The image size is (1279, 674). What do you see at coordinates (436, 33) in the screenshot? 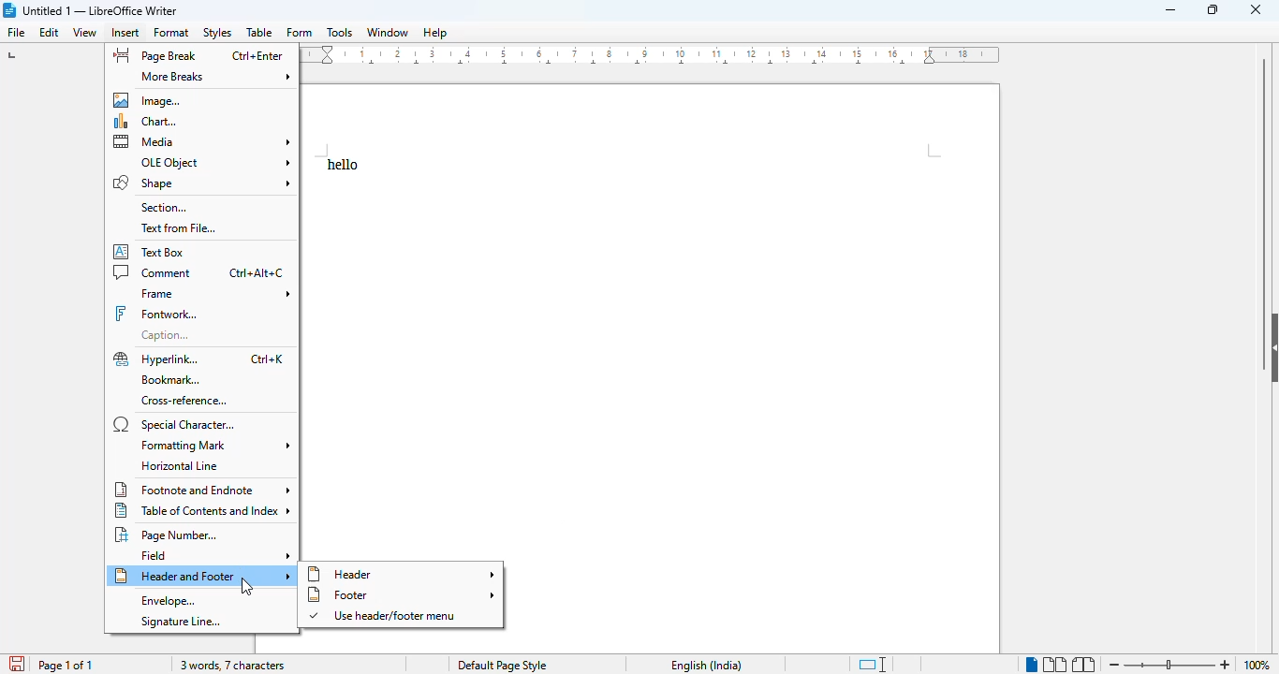
I see `help` at bounding box center [436, 33].